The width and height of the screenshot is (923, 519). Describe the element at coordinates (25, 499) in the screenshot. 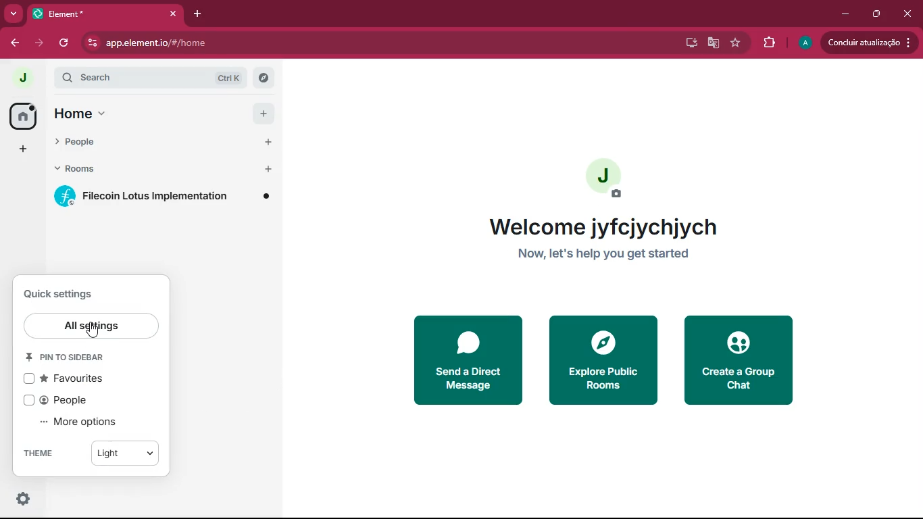

I see `settings` at that location.